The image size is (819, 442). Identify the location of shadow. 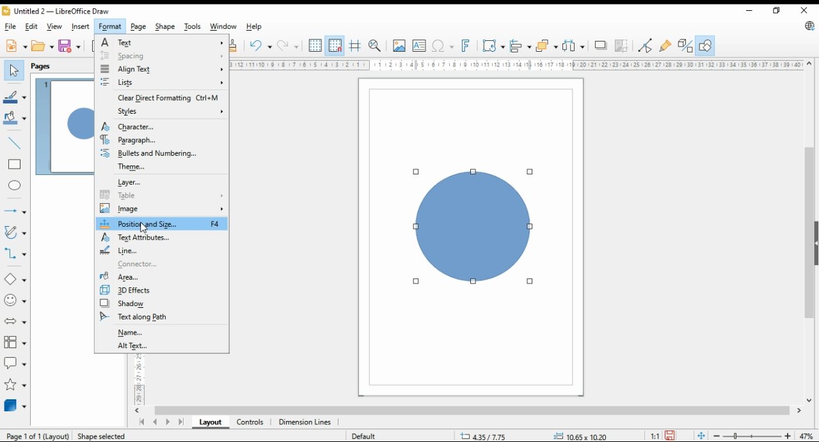
(599, 45).